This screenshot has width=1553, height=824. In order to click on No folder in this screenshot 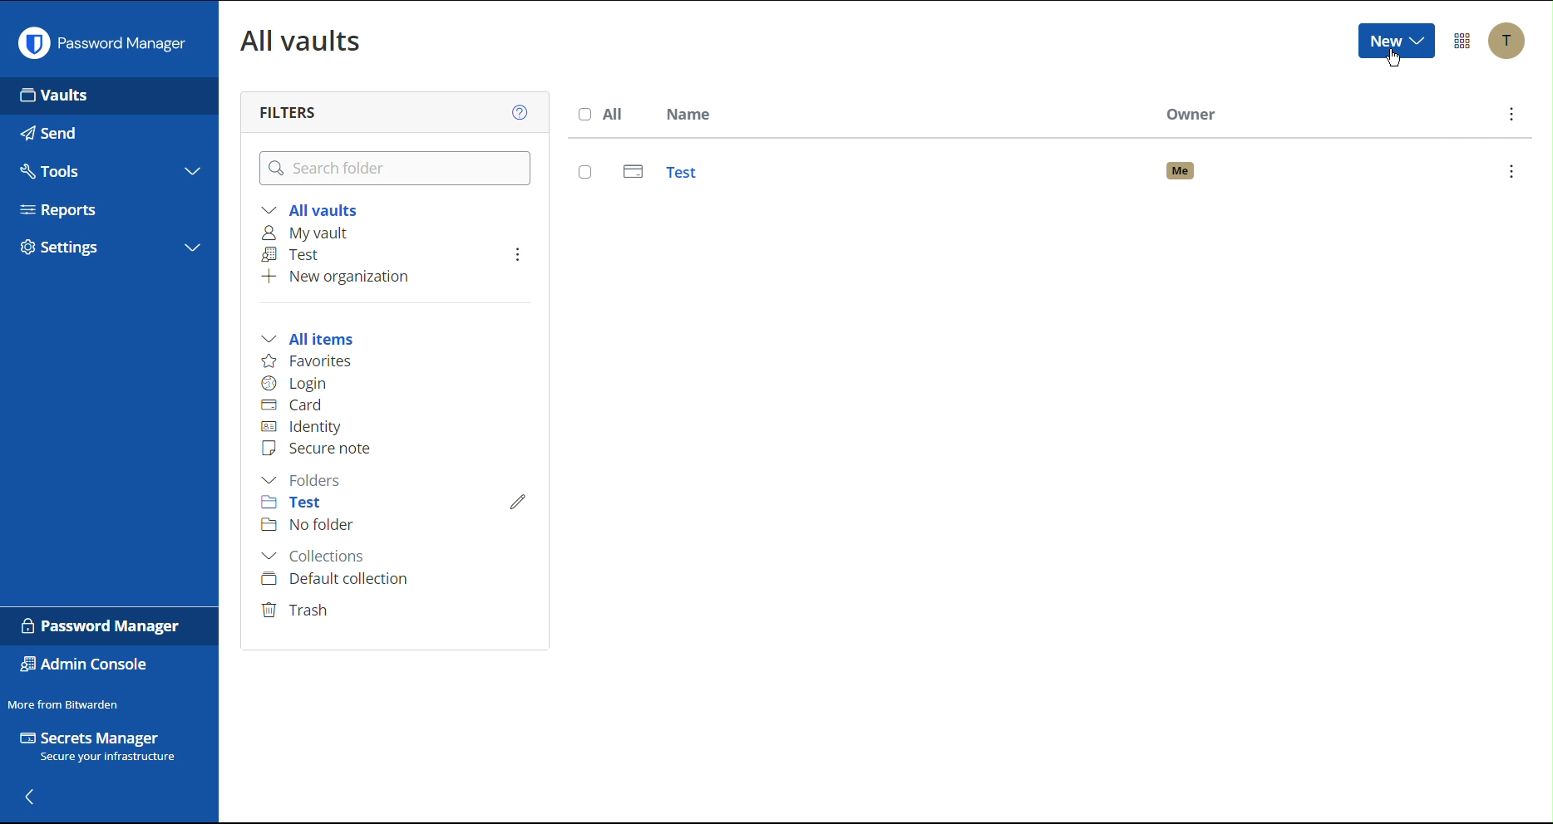, I will do `click(309, 526)`.